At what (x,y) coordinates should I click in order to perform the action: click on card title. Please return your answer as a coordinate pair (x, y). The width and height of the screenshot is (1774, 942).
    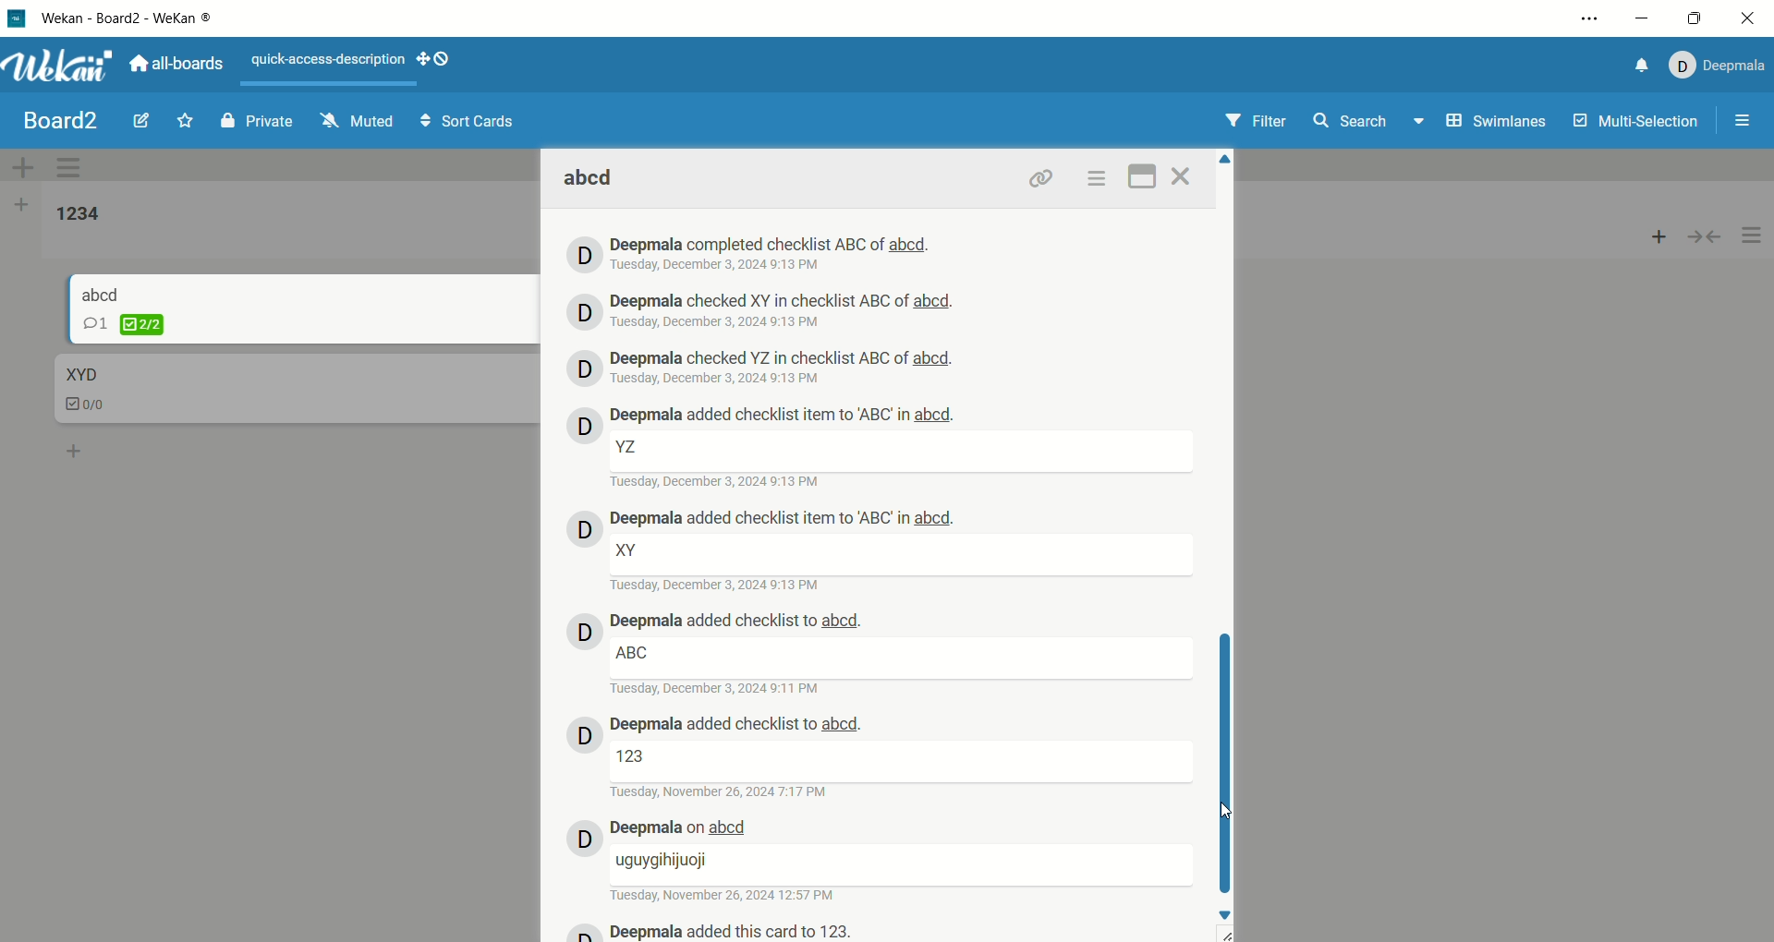
    Looking at the image, I should click on (102, 293).